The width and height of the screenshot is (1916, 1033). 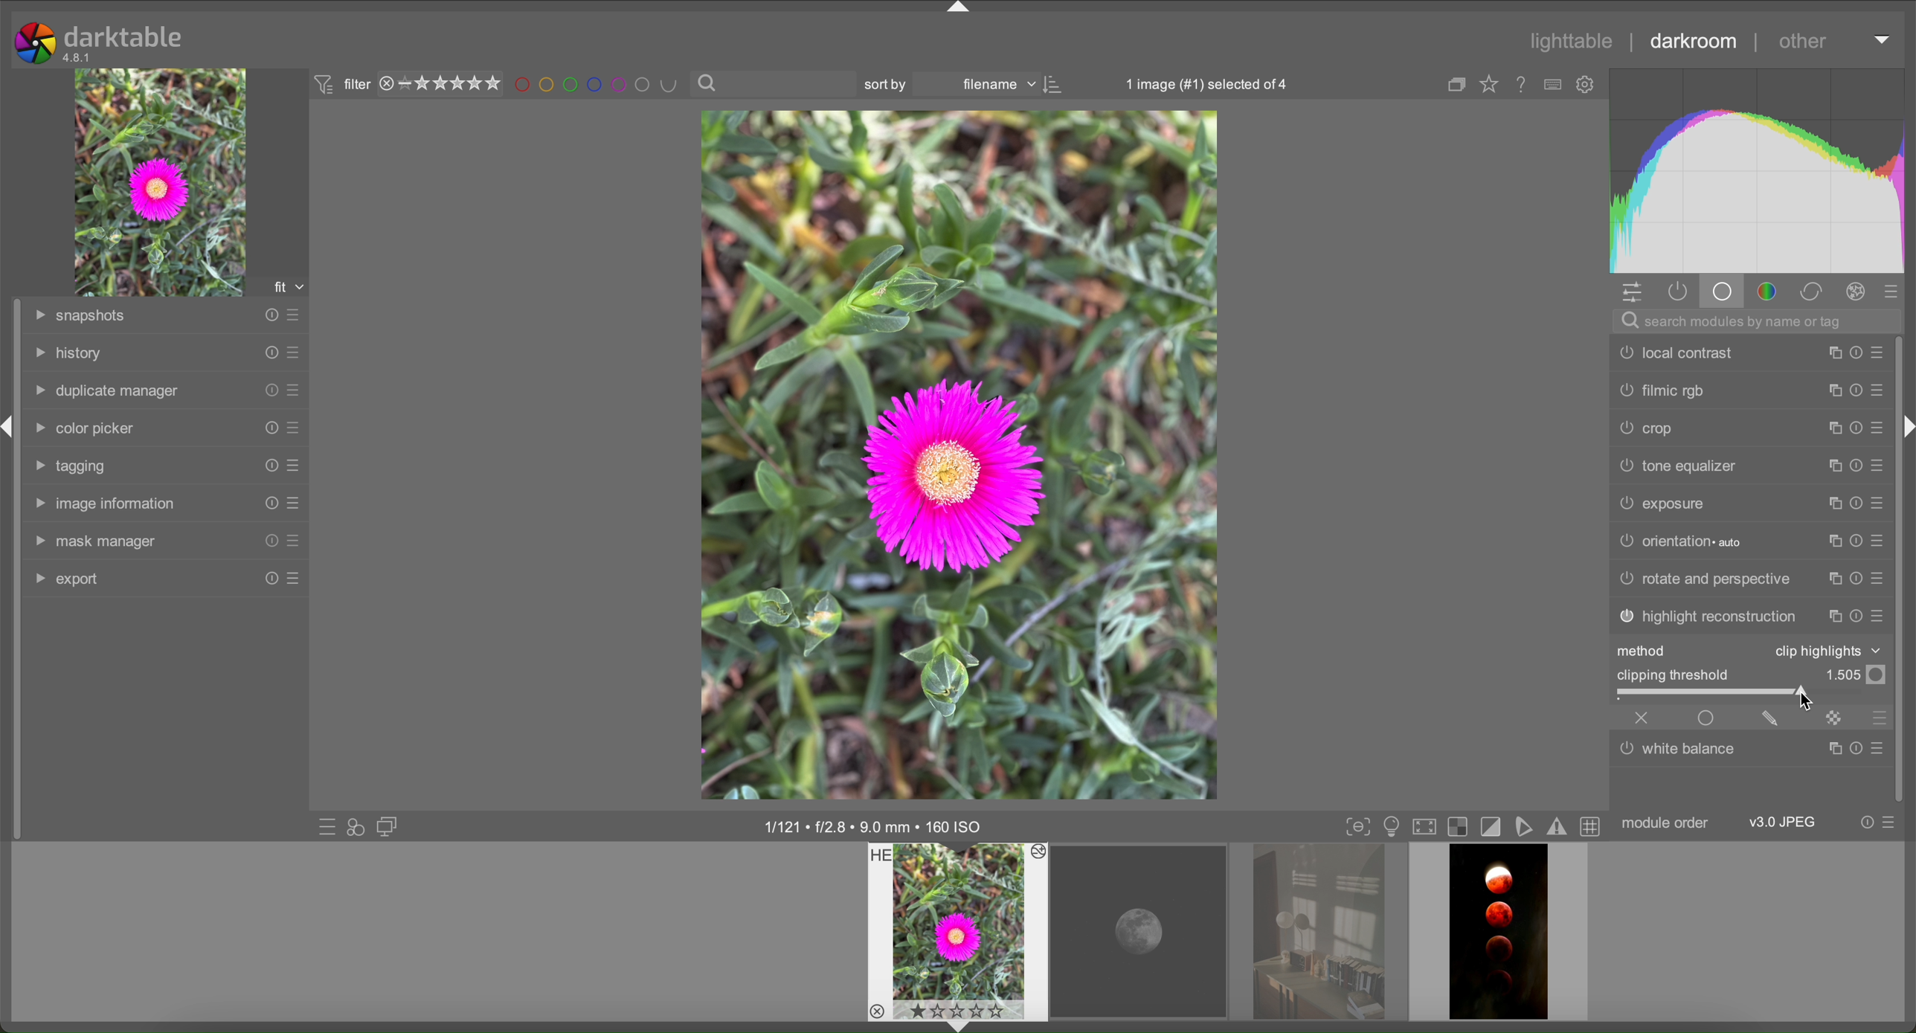 What do you see at coordinates (338, 85) in the screenshot?
I see `filter` at bounding box center [338, 85].